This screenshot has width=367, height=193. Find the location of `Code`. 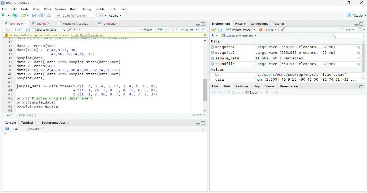

Code is located at coordinates (25, 9).